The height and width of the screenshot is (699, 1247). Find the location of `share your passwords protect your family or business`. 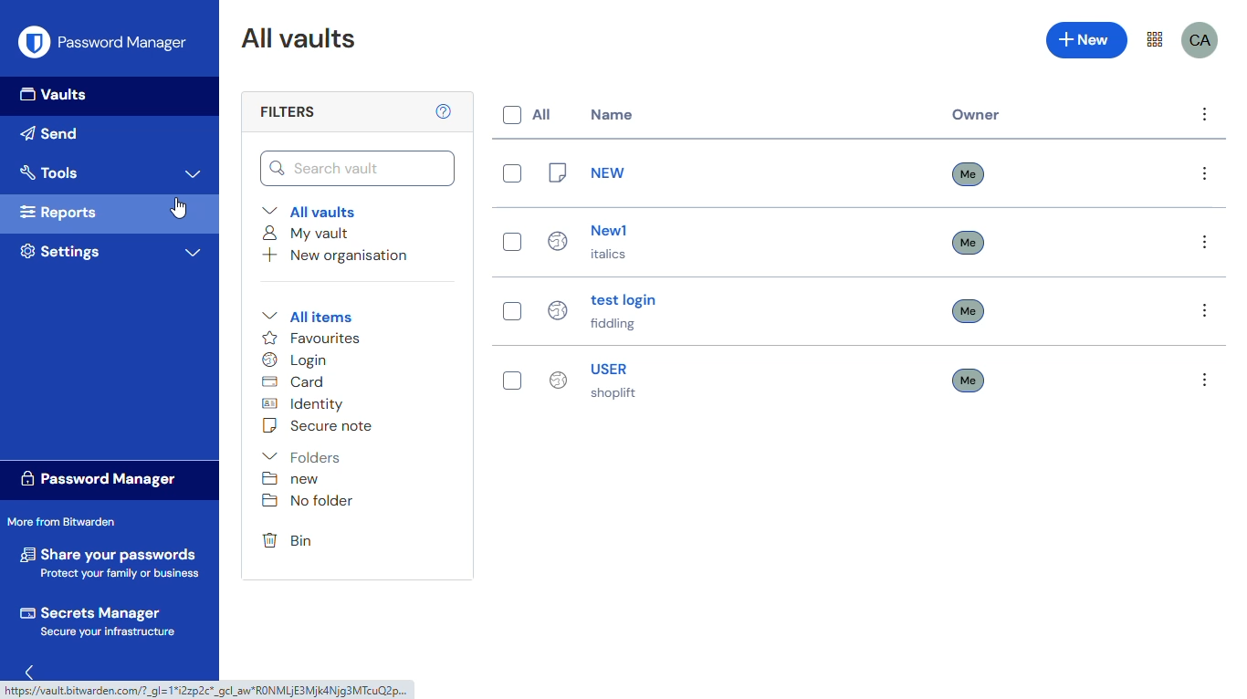

share your passwords protect your family or business is located at coordinates (110, 560).